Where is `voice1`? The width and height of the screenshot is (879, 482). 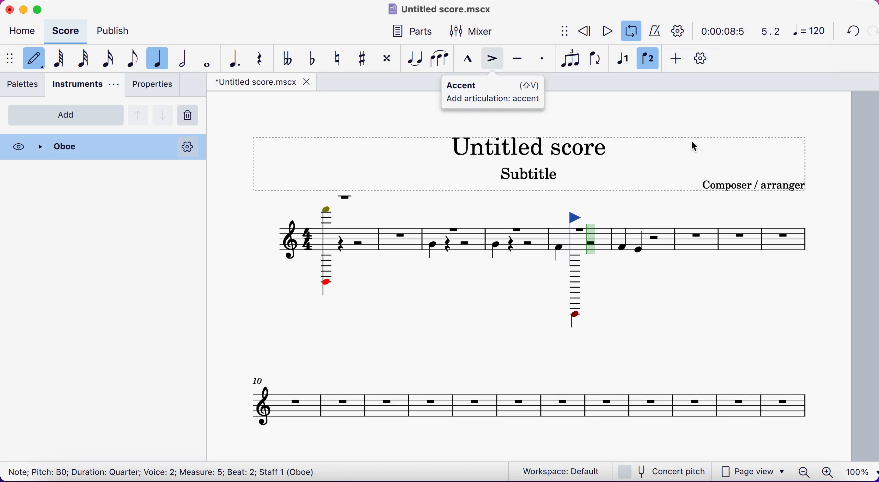 voice1 is located at coordinates (622, 60).